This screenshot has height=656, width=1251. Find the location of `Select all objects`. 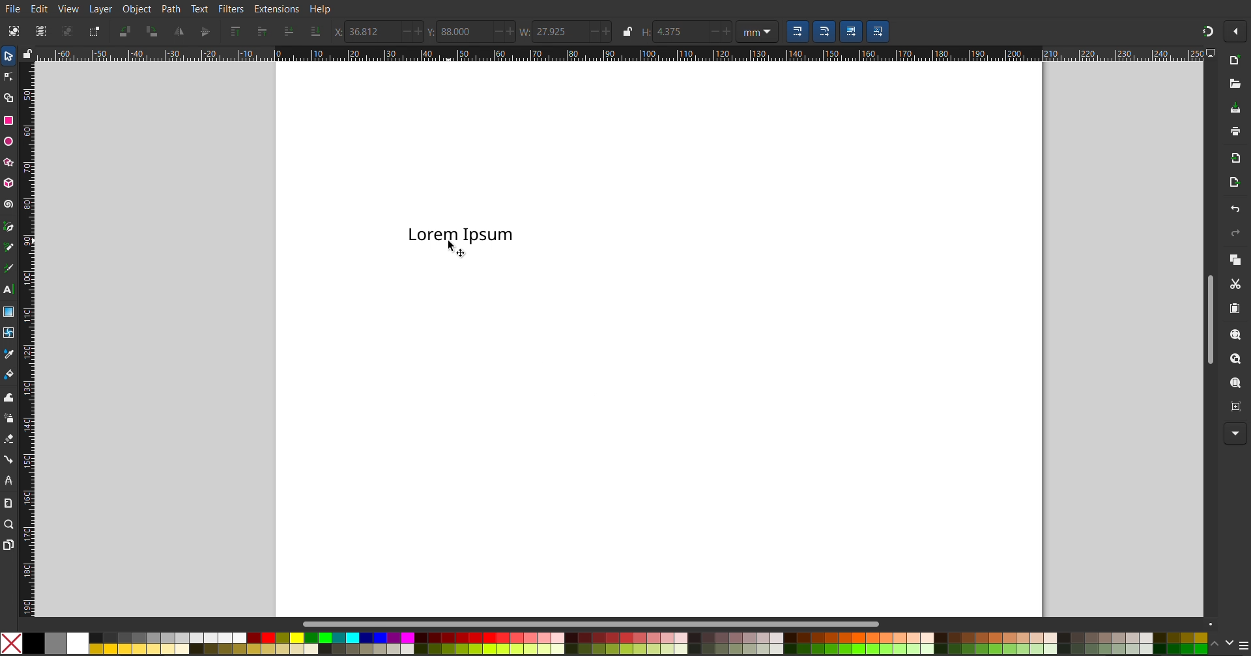

Select all objects is located at coordinates (12, 31).